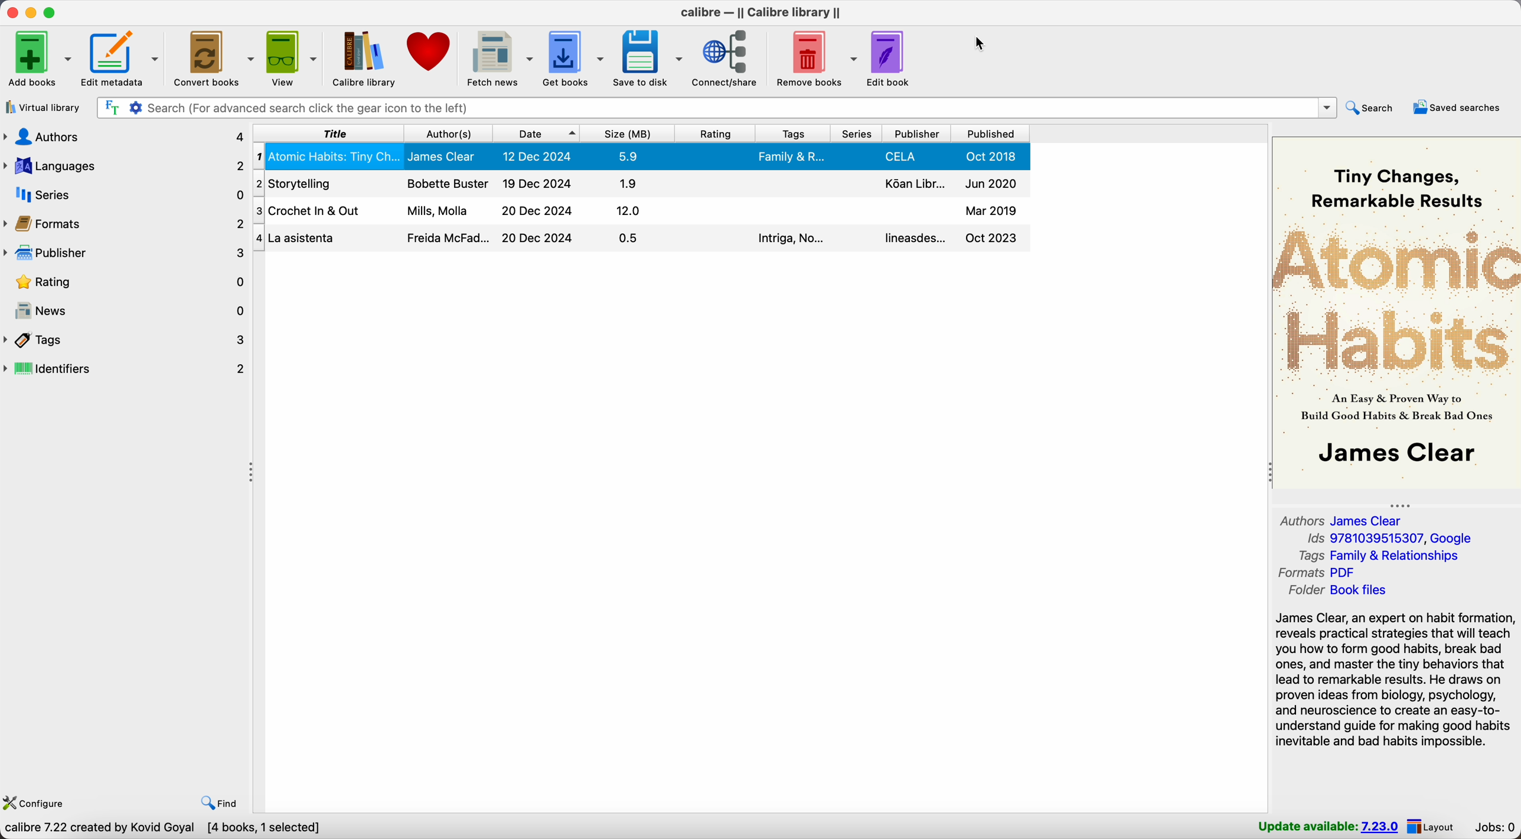  Describe the element at coordinates (52, 11) in the screenshot. I see `maximize` at that location.